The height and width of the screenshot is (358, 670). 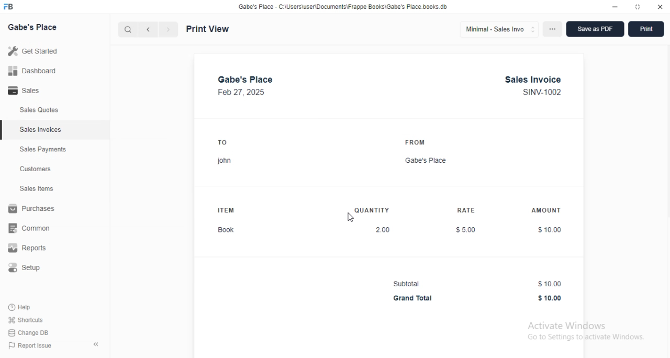 I want to click on Book, so click(x=227, y=230).